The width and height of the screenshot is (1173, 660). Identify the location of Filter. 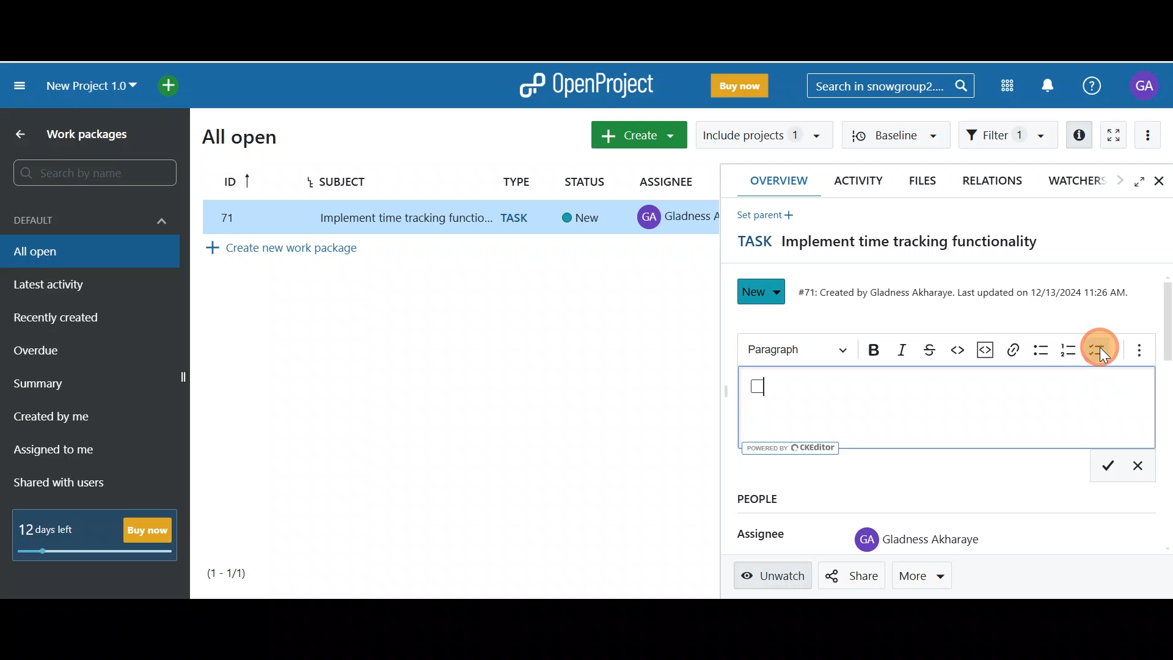
(1010, 135).